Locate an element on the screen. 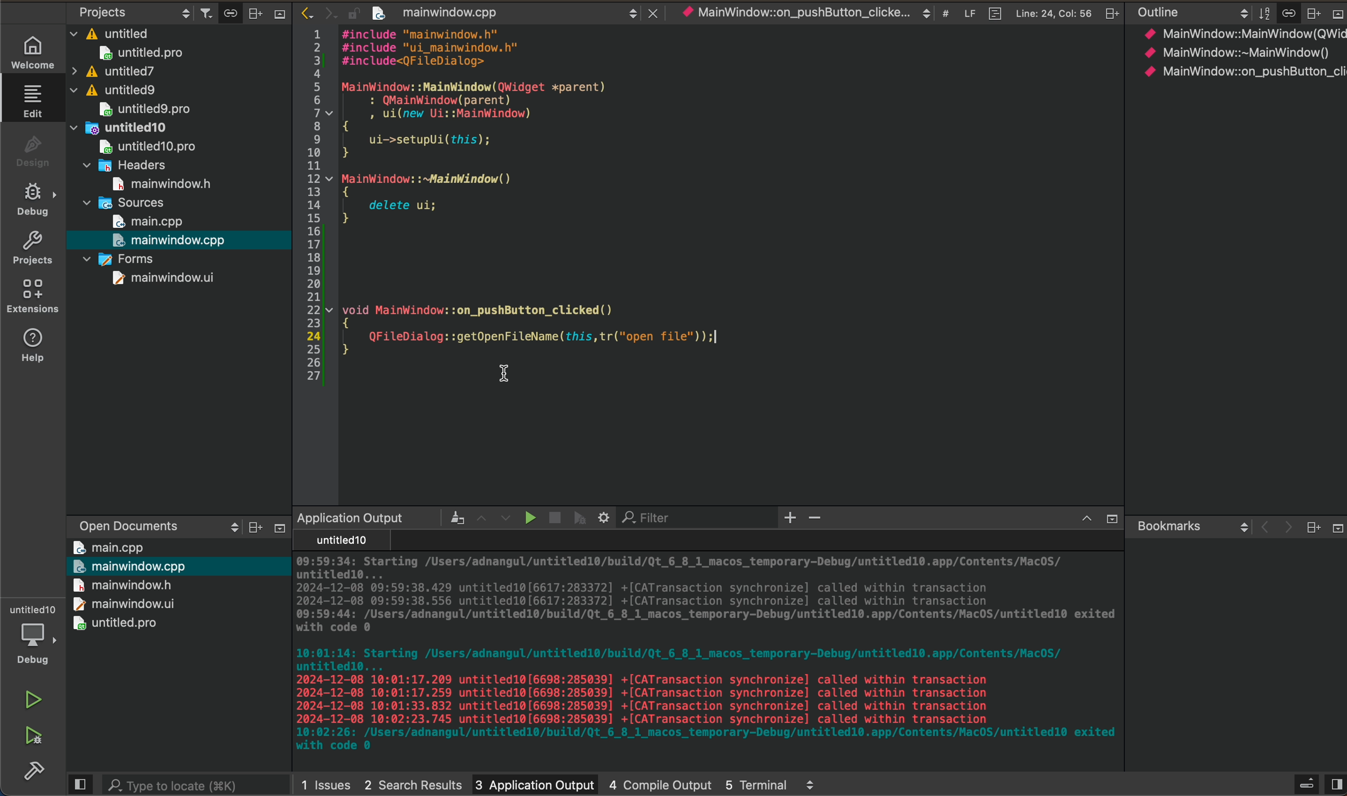 The width and height of the screenshot is (1347, 796). file is located at coordinates (991, 11).